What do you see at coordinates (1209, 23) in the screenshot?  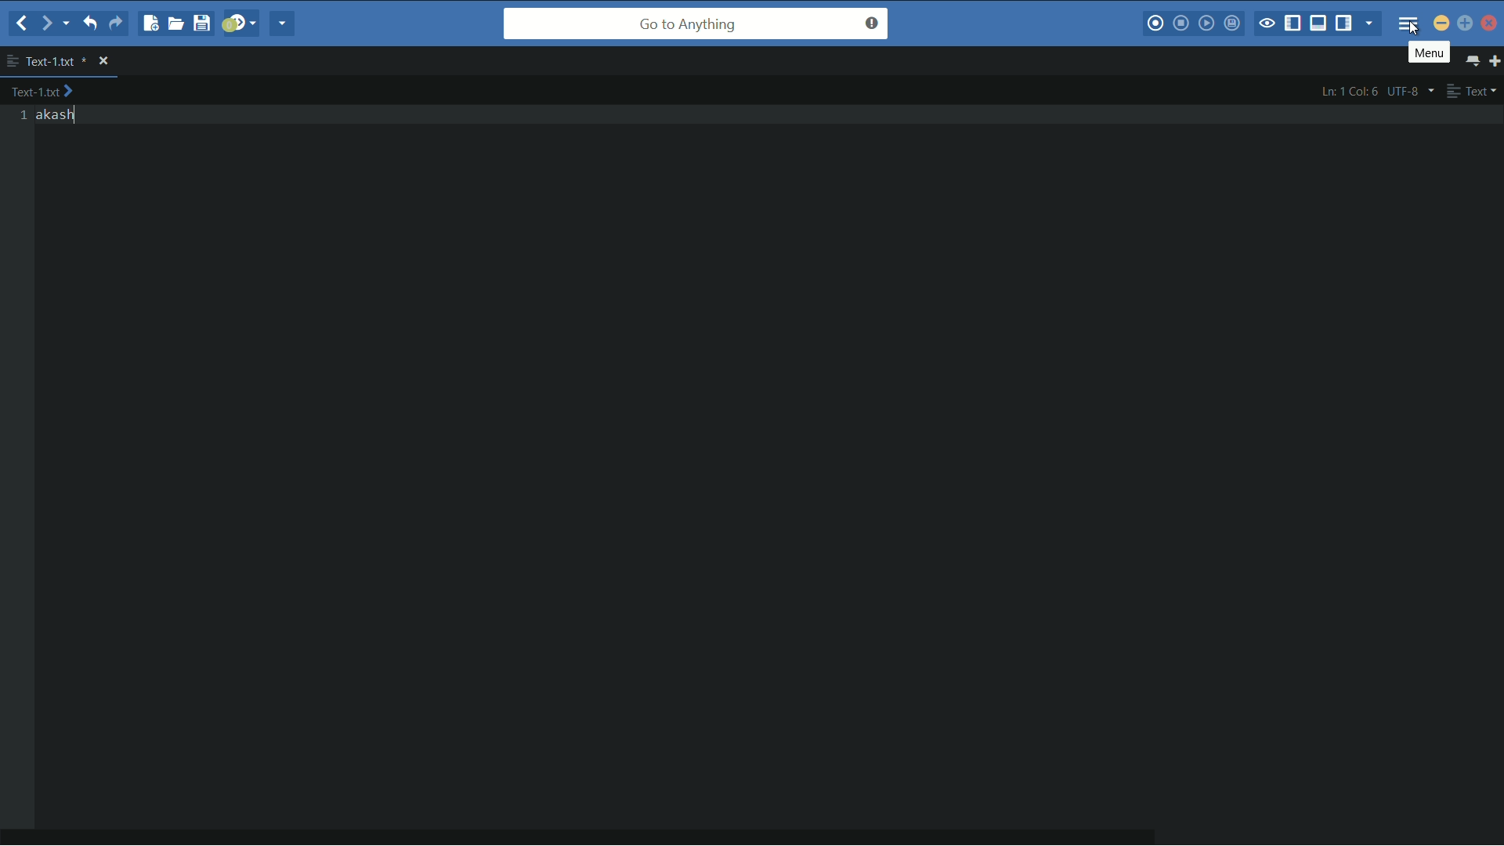 I see `play last macro` at bounding box center [1209, 23].